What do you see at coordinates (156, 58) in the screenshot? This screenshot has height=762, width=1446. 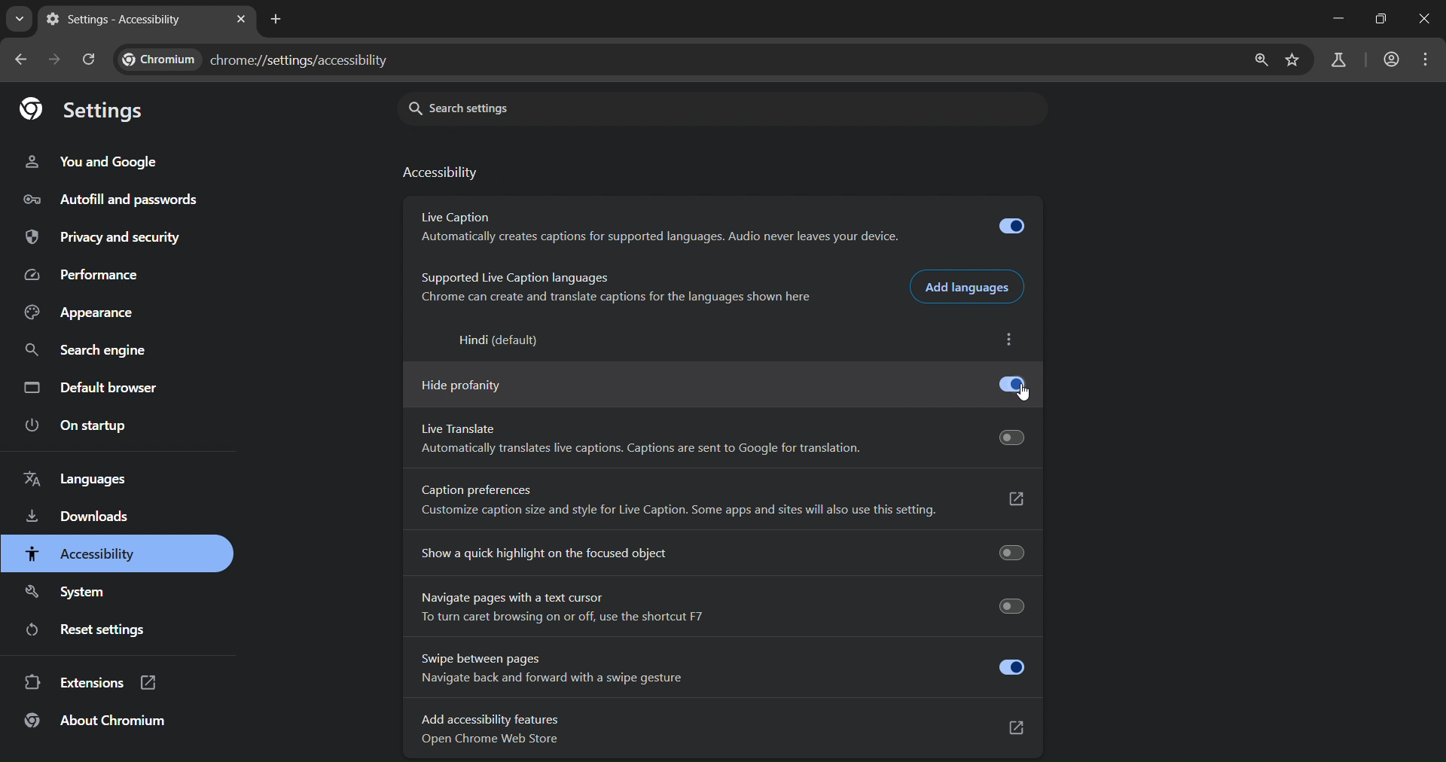 I see `Chromium` at bounding box center [156, 58].